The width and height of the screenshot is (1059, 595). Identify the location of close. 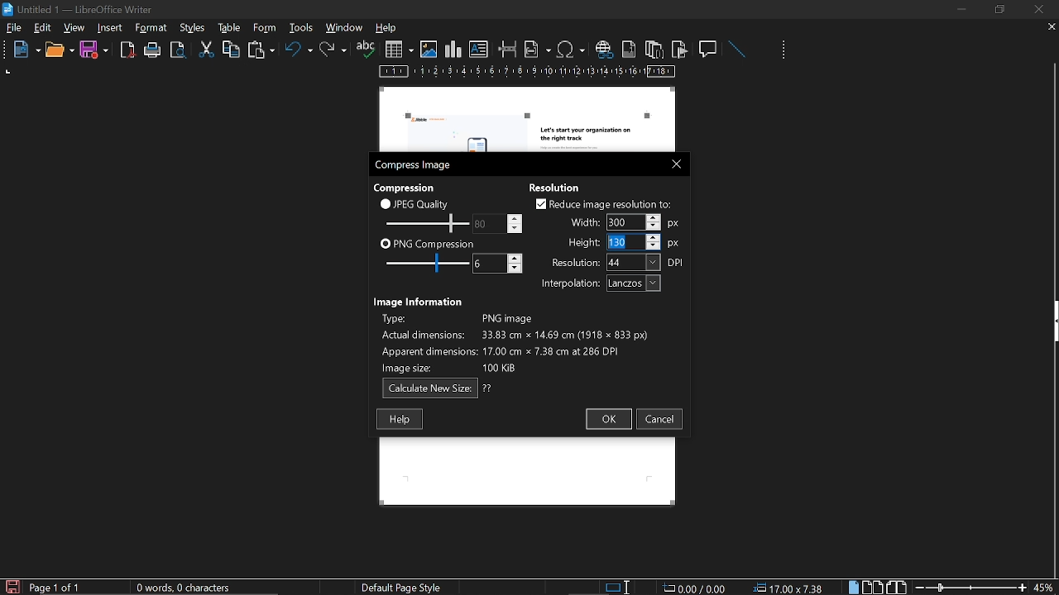
(1037, 9).